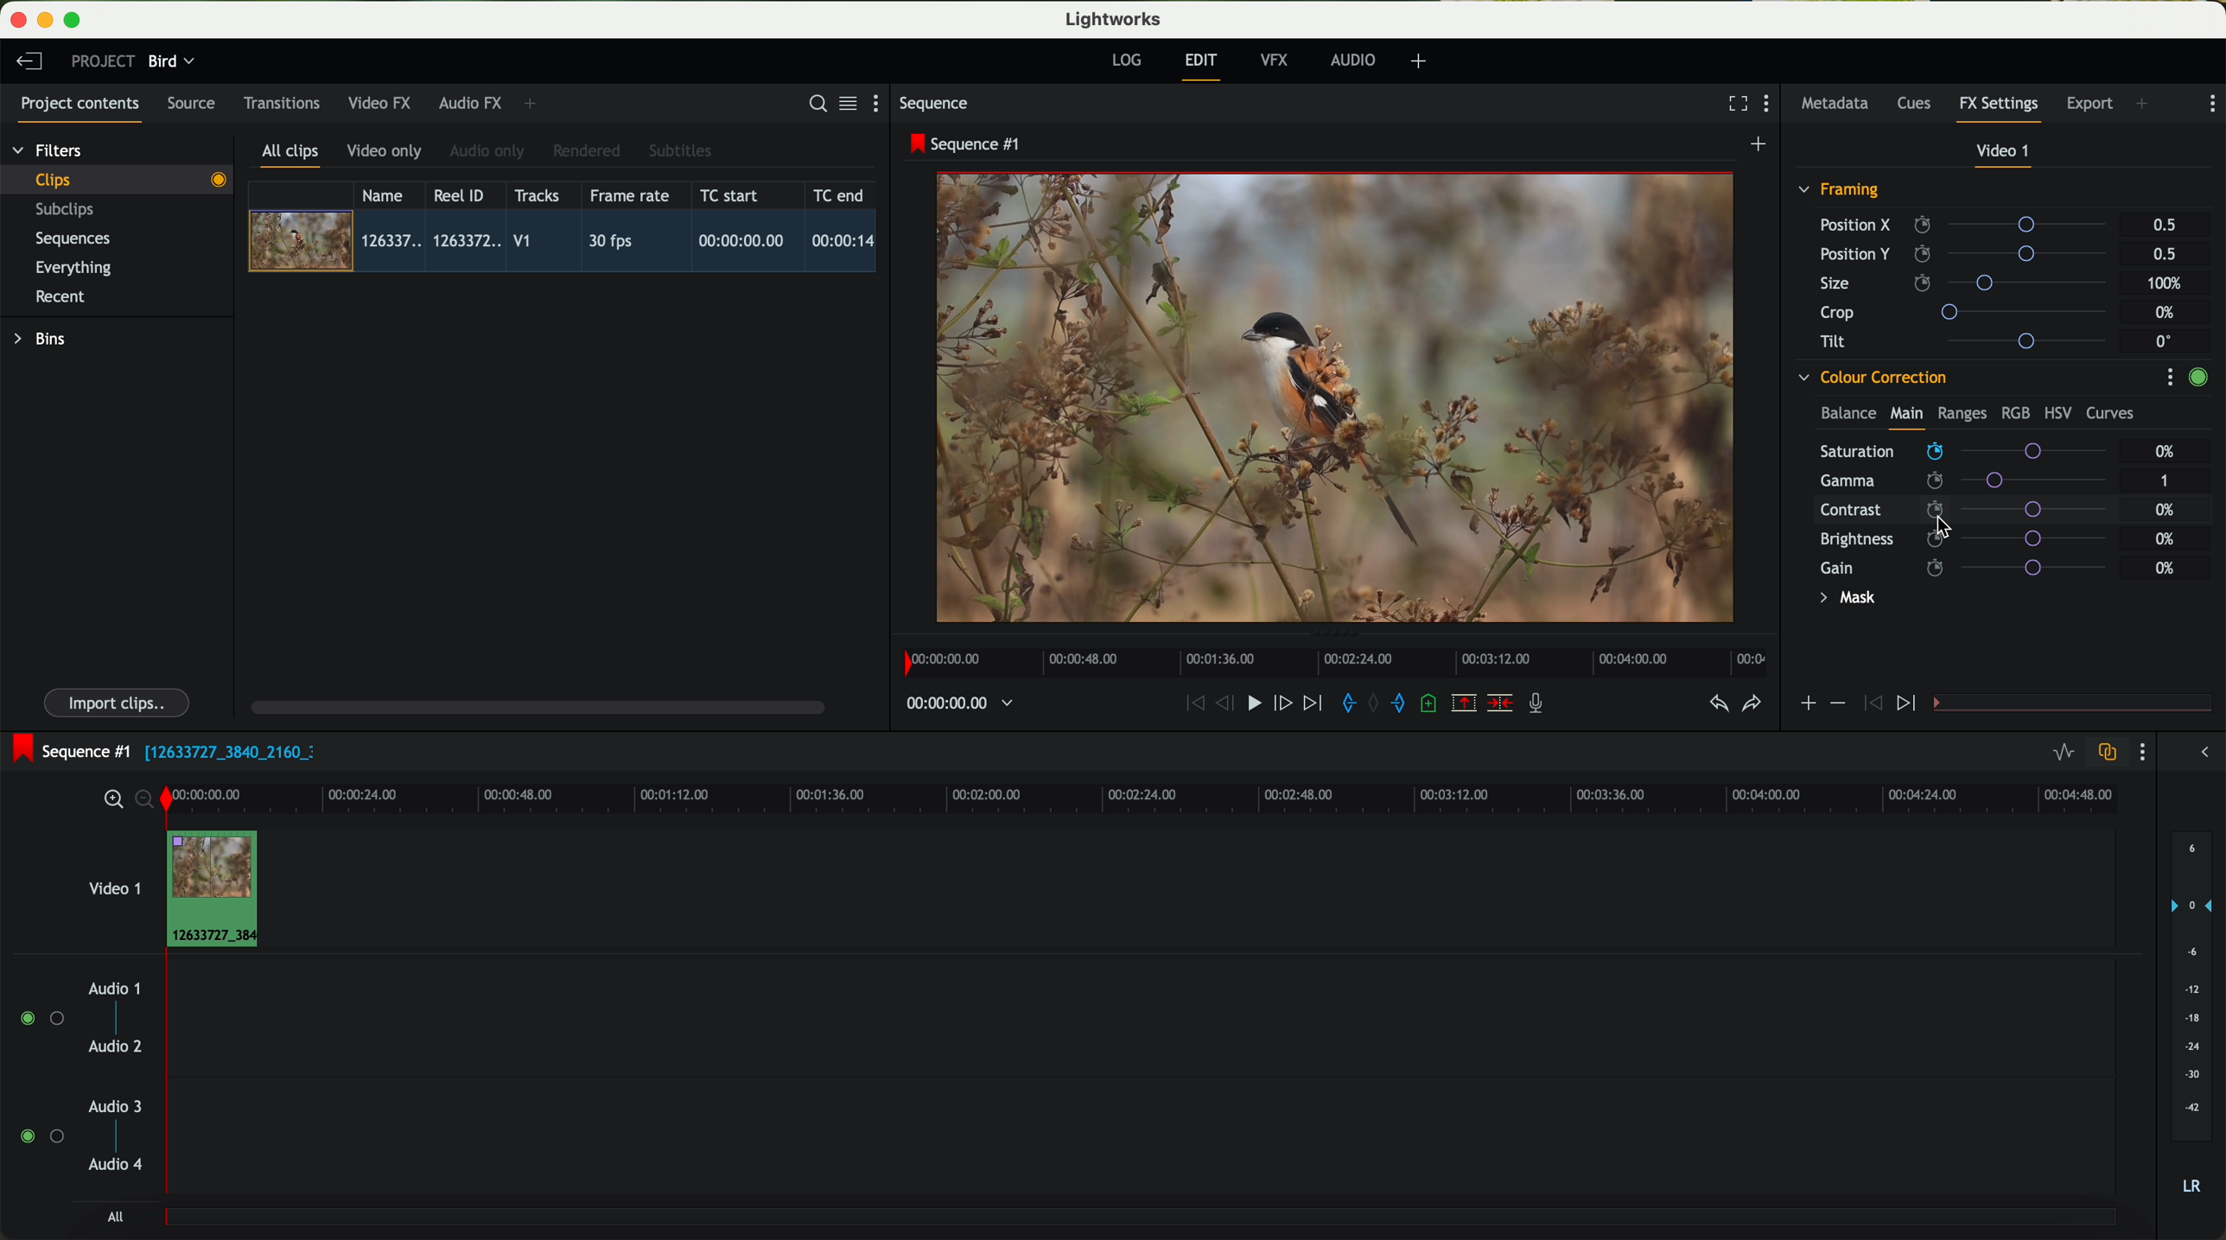 This screenshot has width=2226, height=1240. What do you see at coordinates (75, 21) in the screenshot?
I see `maximize program` at bounding box center [75, 21].